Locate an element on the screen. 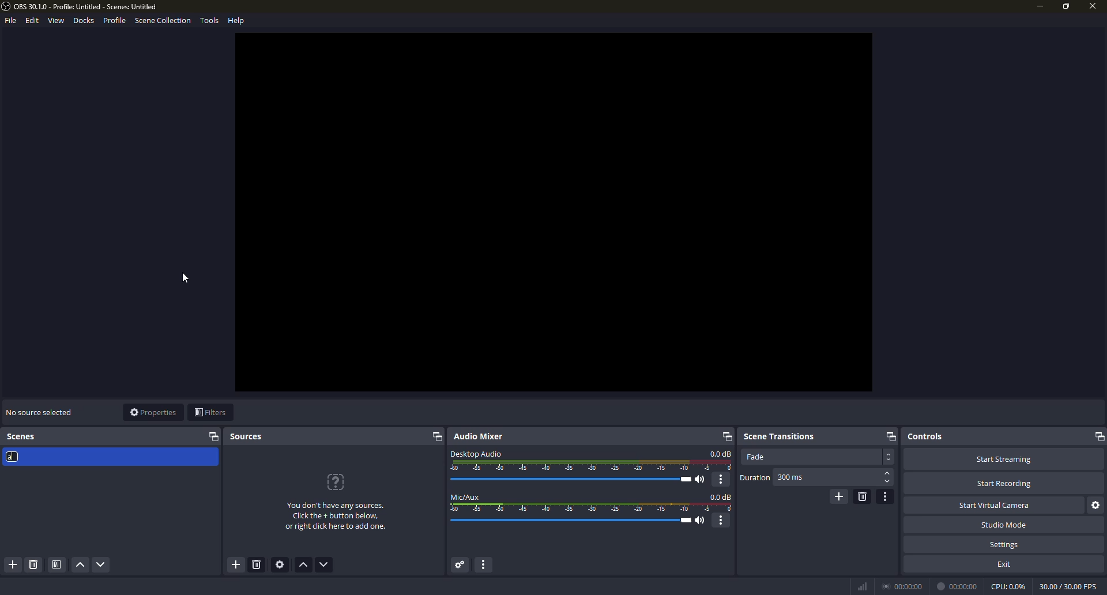 Image resolution: width=1107 pixels, height=595 pixels. options is located at coordinates (722, 479).